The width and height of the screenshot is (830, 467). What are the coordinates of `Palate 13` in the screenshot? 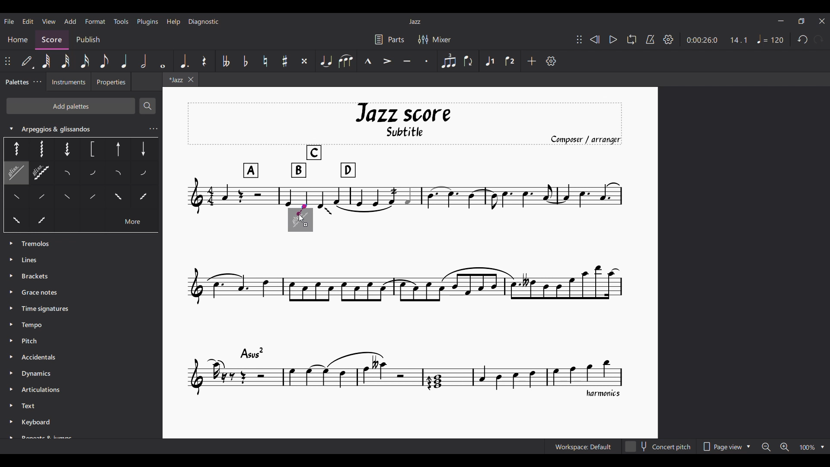 It's located at (144, 173).